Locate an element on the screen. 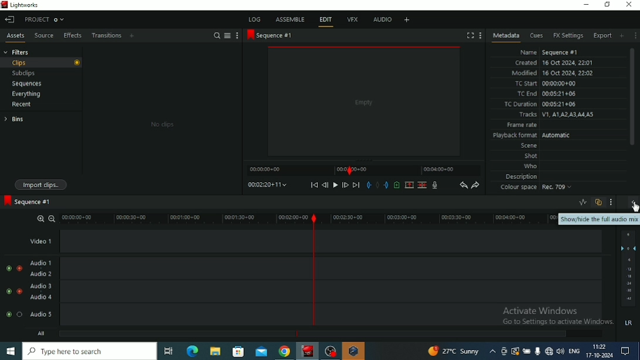 The height and width of the screenshot is (360, 640). Zoom in is located at coordinates (40, 218).